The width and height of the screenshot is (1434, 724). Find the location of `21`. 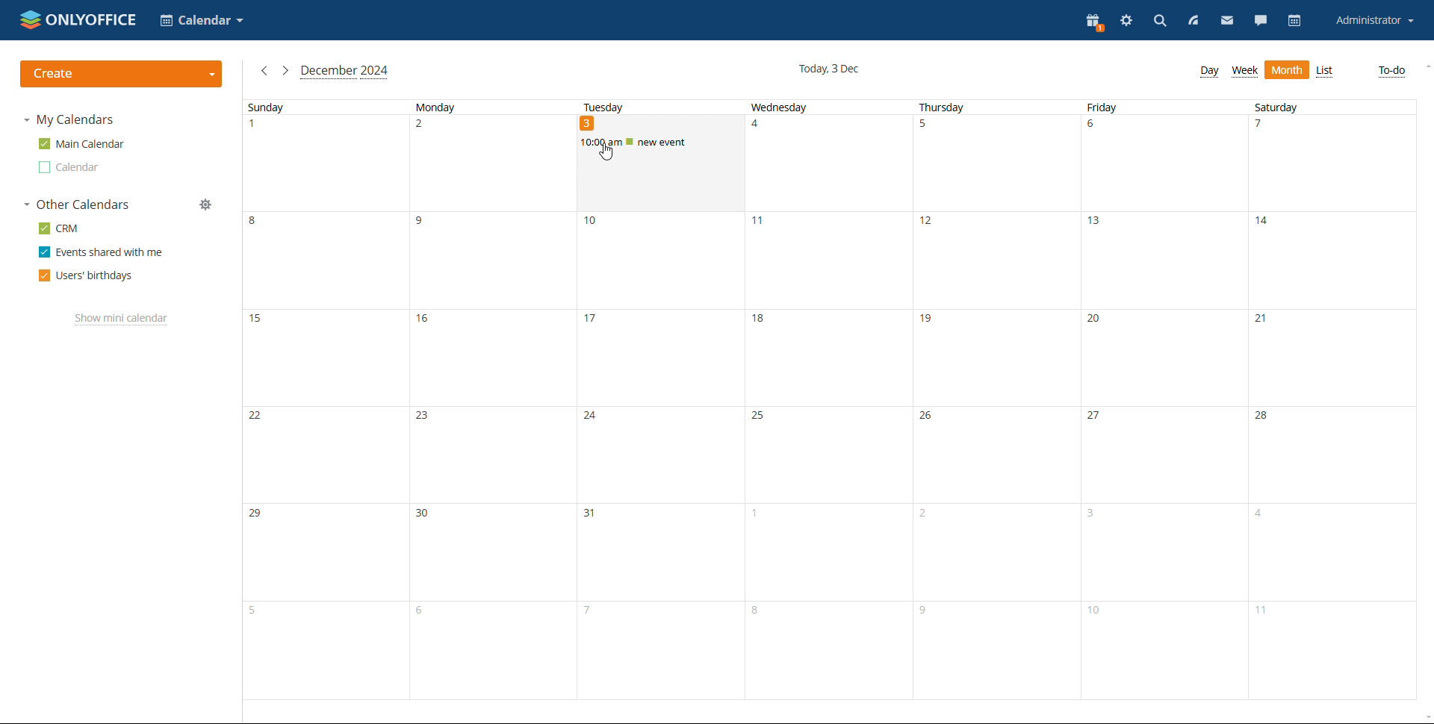

21 is located at coordinates (1338, 358).